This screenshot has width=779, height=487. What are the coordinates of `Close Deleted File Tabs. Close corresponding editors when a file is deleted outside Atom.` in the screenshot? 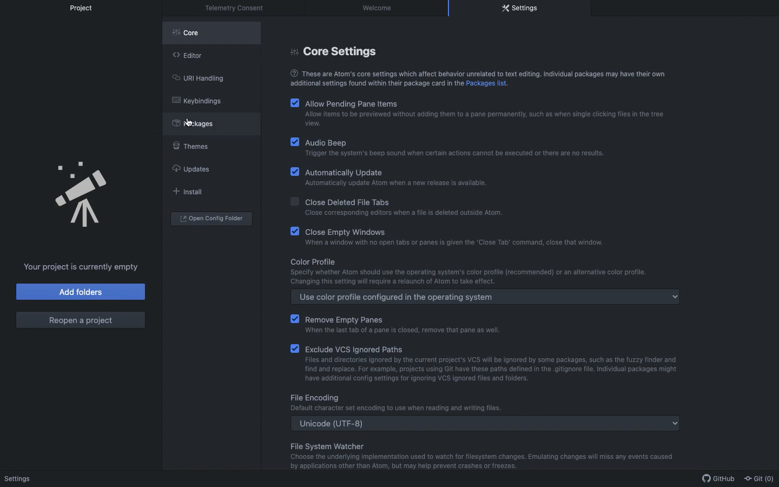 It's located at (432, 207).